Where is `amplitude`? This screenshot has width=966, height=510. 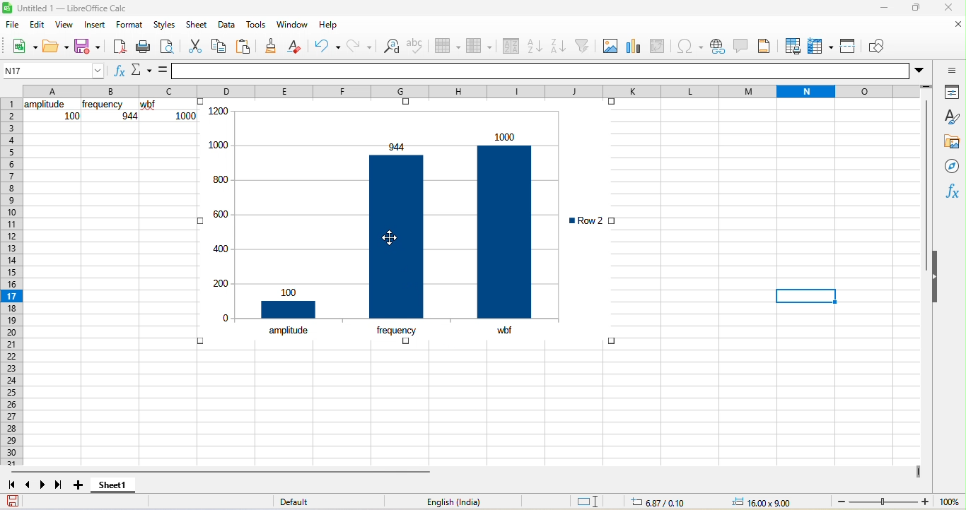 amplitude is located at coordinates (289, 330).